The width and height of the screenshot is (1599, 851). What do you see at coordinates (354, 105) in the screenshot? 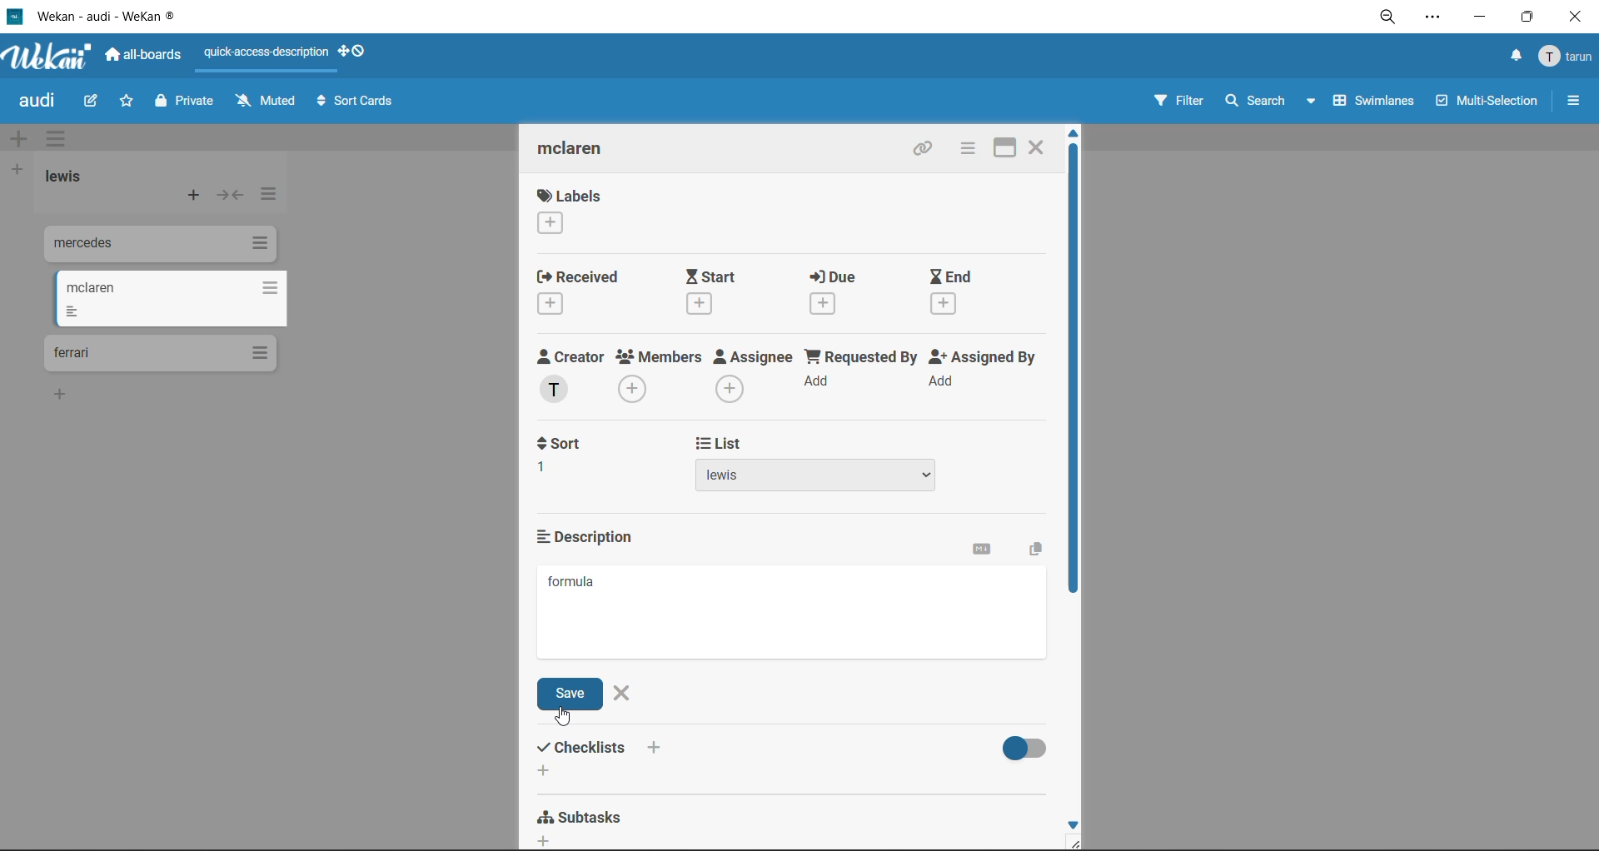
I see `sort cards` at bounding box center [354, 105].